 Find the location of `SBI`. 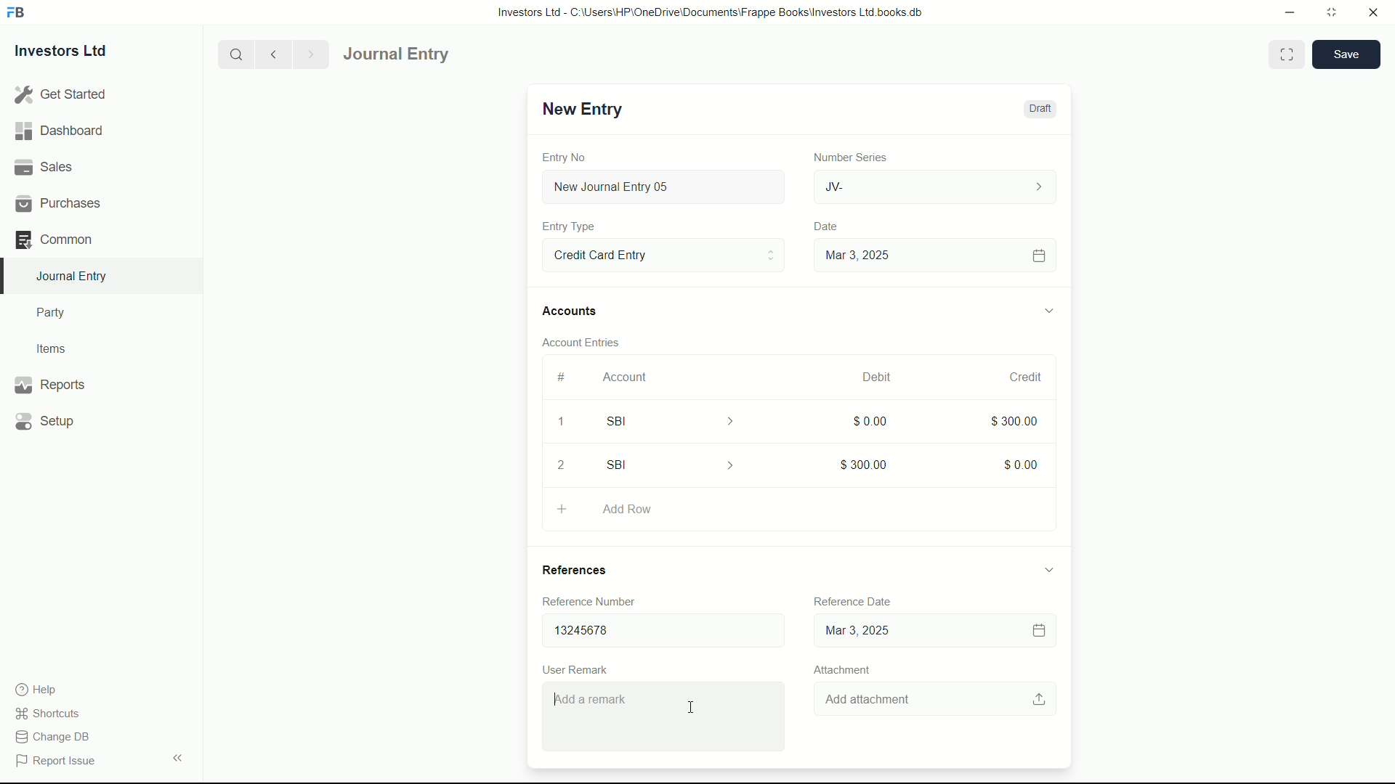

SBI is located at coordinates (680, 420).